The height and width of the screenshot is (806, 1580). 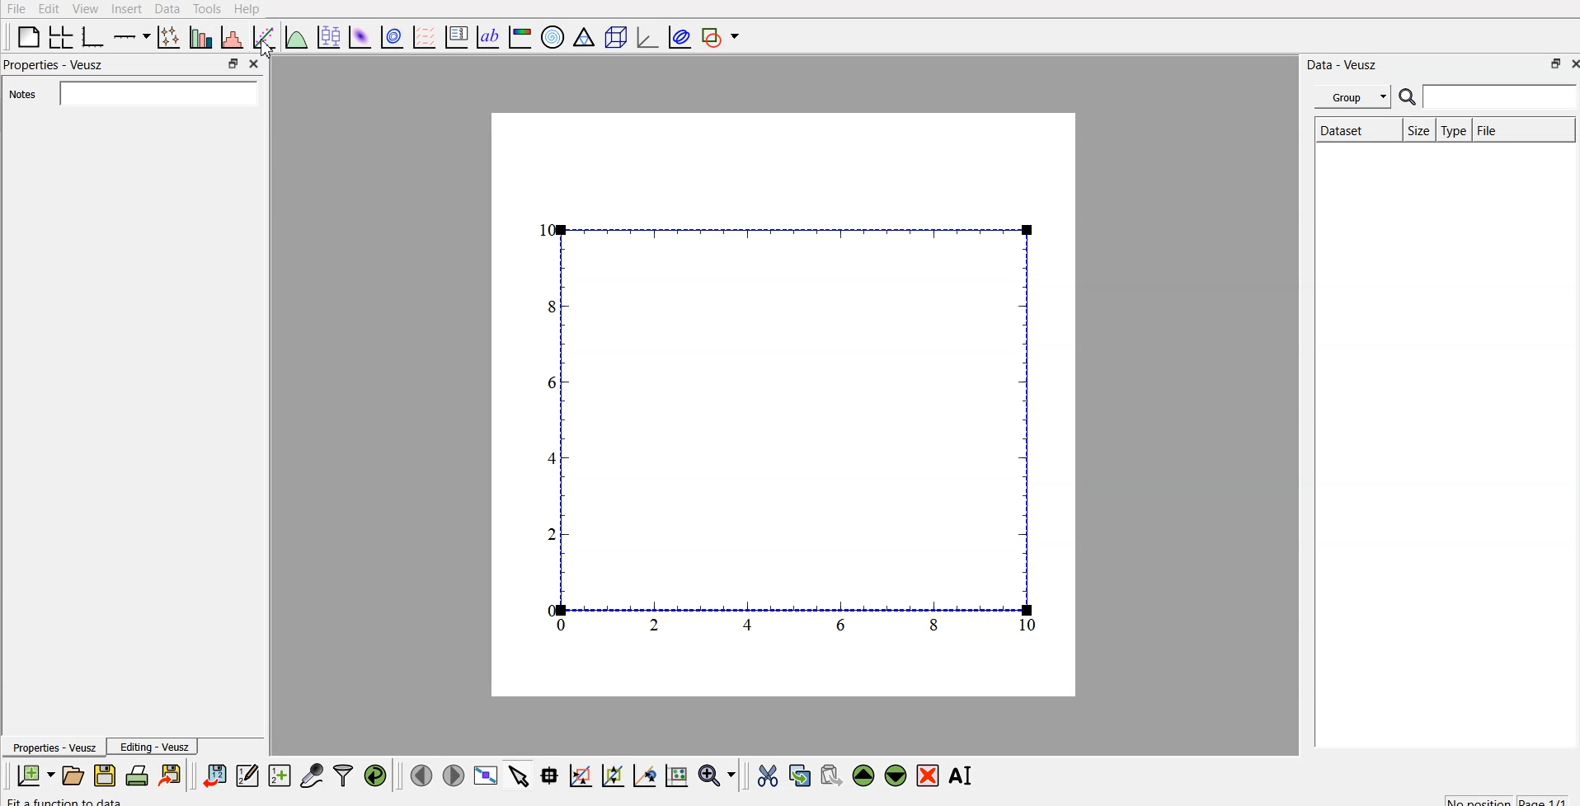 I want to click on plot a vector field, so click(x=424, y=38).